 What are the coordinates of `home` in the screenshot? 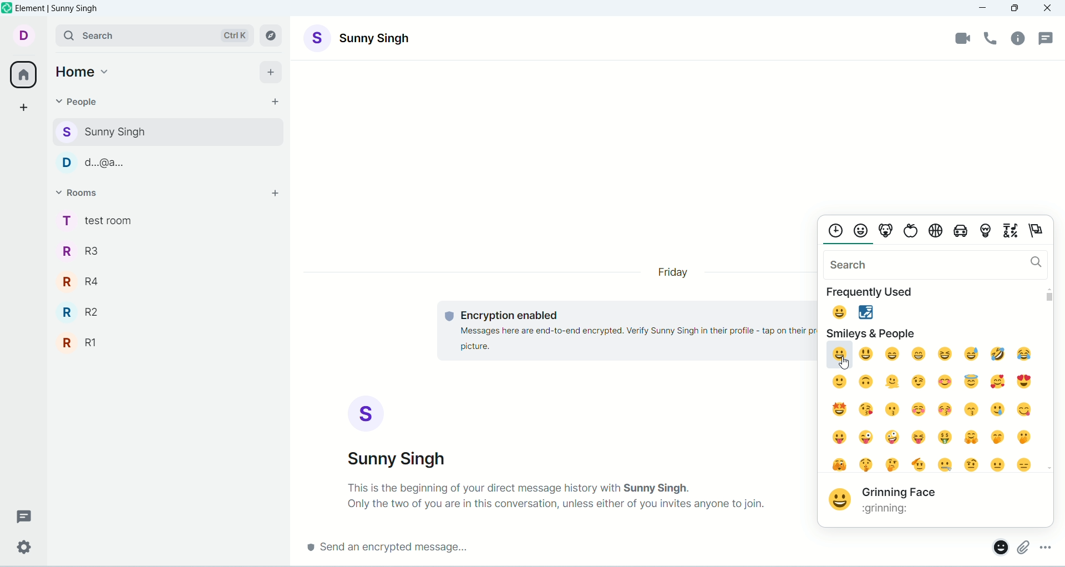 It's located at (23, 75).